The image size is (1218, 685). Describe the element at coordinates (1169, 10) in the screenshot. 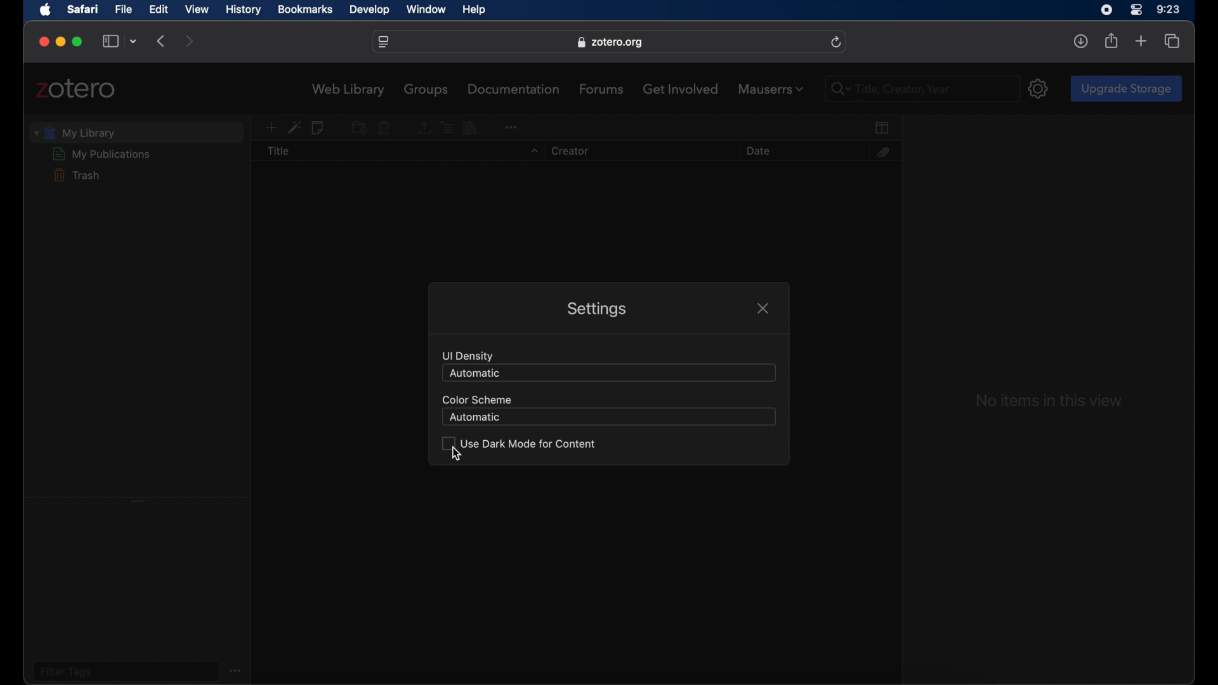

I see `time` at that location.